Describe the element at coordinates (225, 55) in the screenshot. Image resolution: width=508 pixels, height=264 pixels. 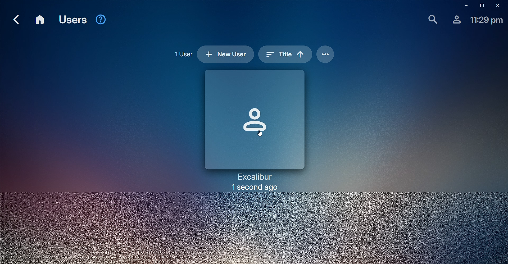
I see `New User` at that location.